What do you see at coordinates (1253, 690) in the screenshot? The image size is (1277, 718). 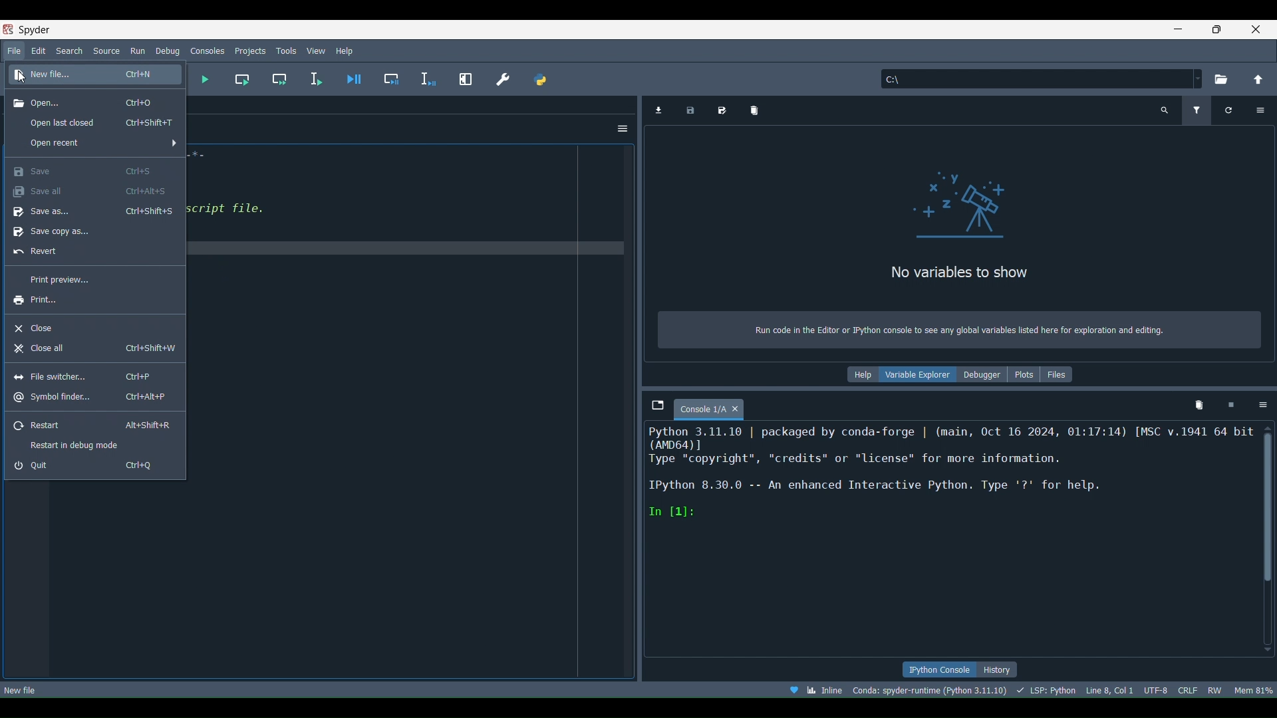 I see `Global memory usage` at bounding box center [1253, 690].